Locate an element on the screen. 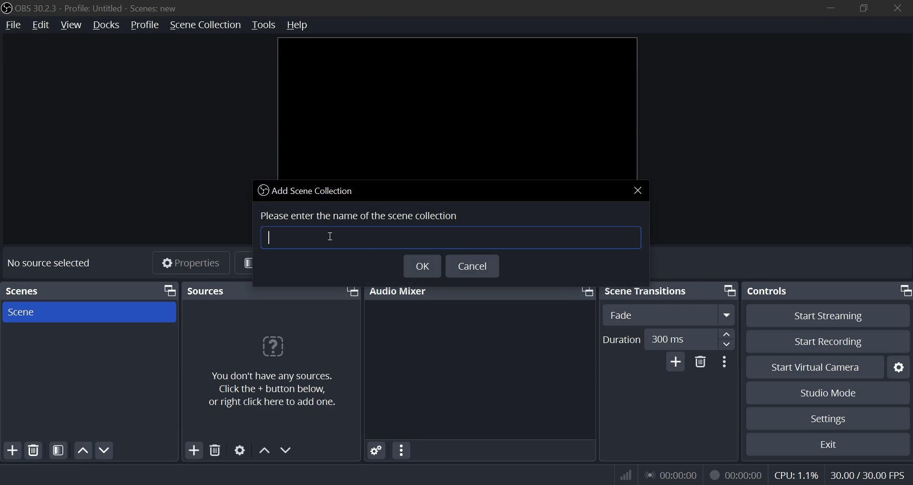 The height and width of the screenshot is (485, 913). down is located at coordinates (287, 450).